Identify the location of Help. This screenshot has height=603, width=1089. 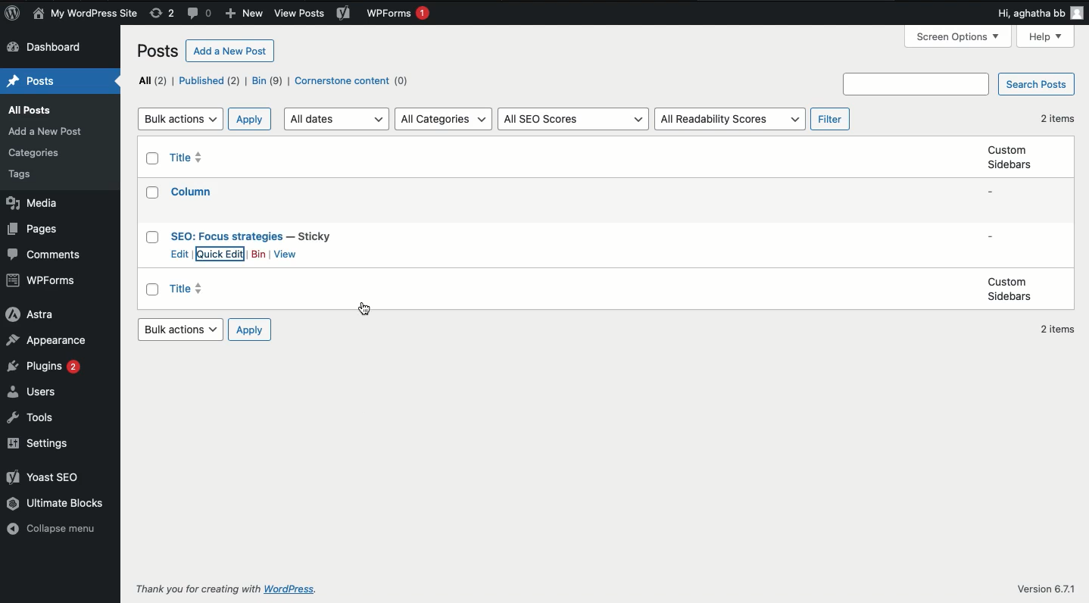
(1047, 38).